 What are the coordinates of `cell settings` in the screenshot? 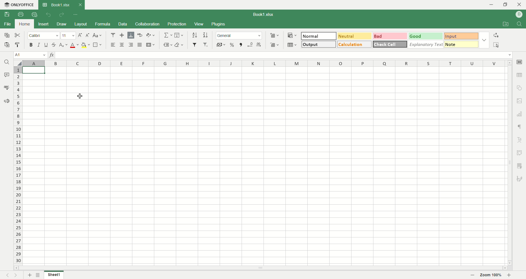 It's located at (519, 61).